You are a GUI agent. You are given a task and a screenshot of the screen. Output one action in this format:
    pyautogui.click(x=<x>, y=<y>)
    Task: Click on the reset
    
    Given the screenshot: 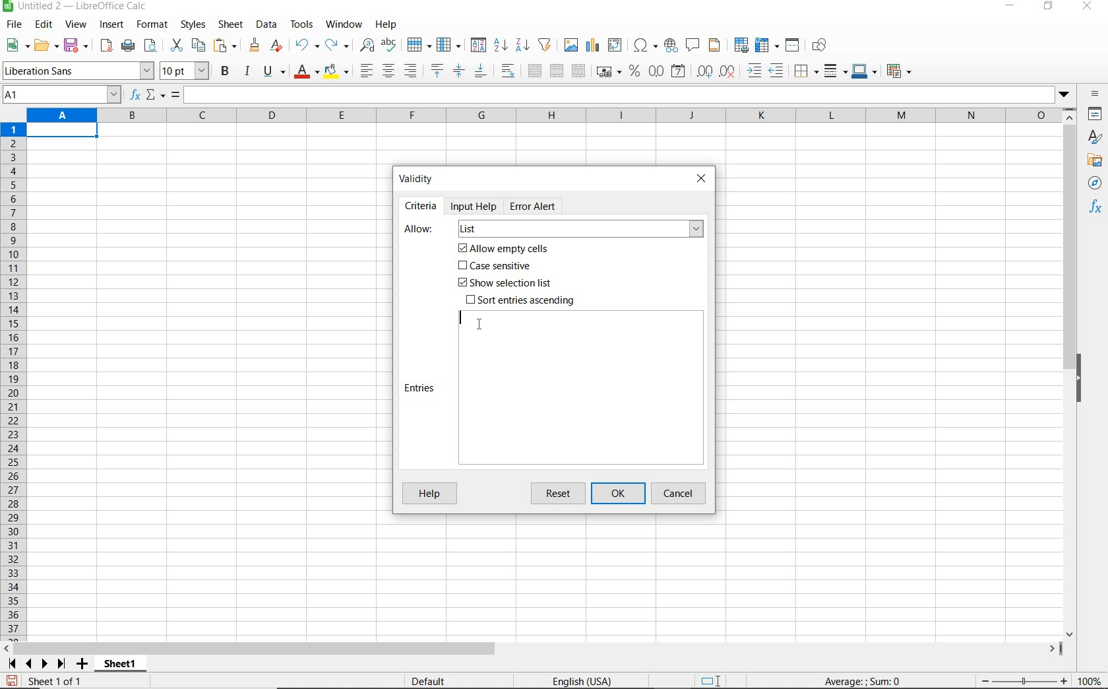 What is the action you would take?
    pyautogui.click(x=561, y=494)
    